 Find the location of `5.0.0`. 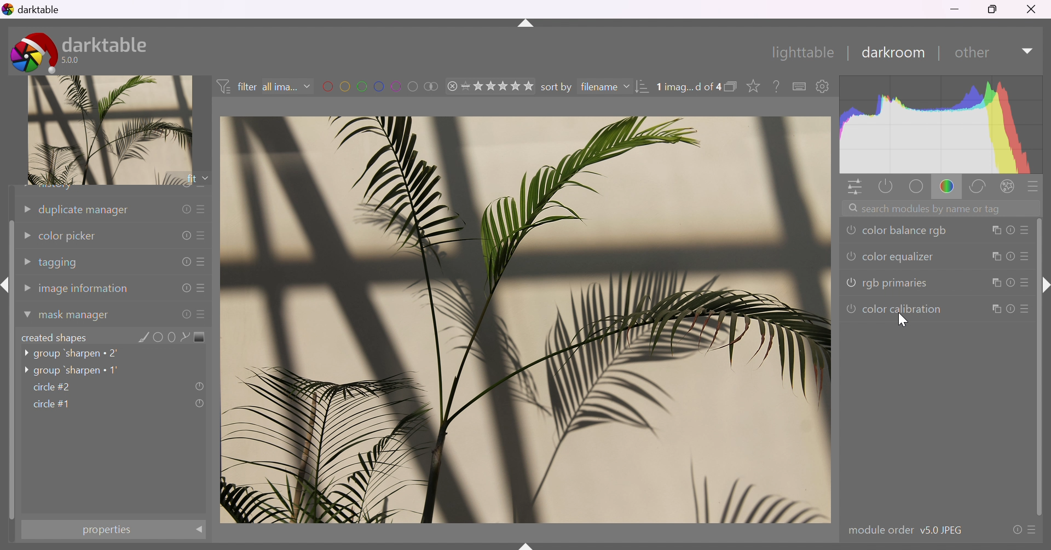

5.0.0 is located at coordinates (76, 62).